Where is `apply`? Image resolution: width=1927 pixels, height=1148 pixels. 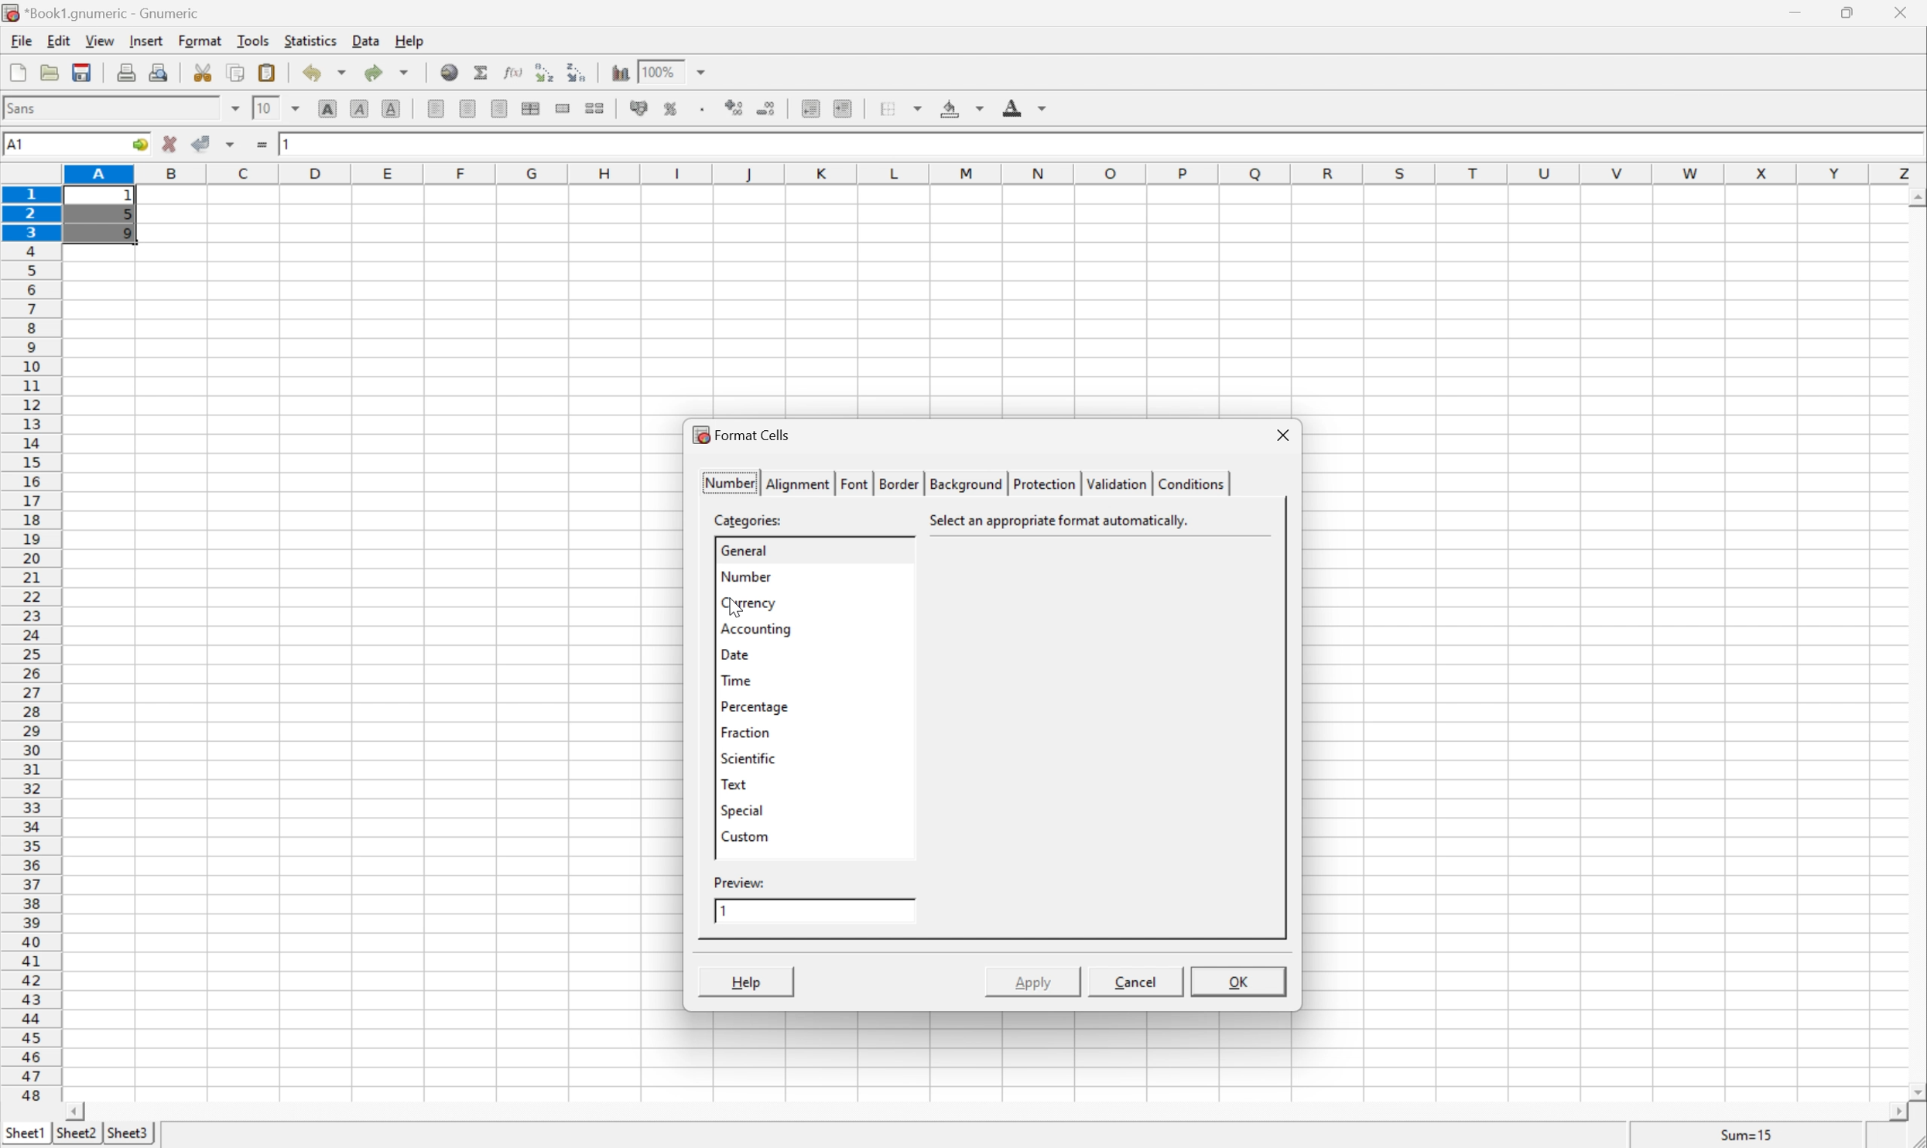 apply is located at coordinates (1029, 981).